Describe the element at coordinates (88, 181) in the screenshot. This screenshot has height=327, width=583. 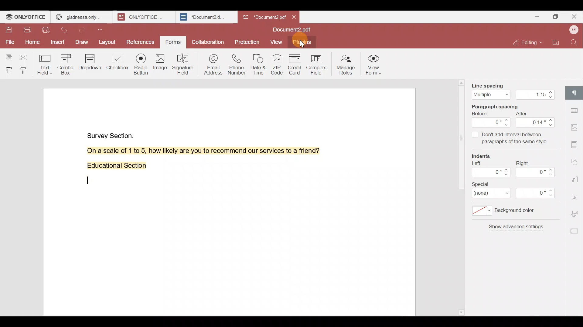
I see `text cursor` at that location.